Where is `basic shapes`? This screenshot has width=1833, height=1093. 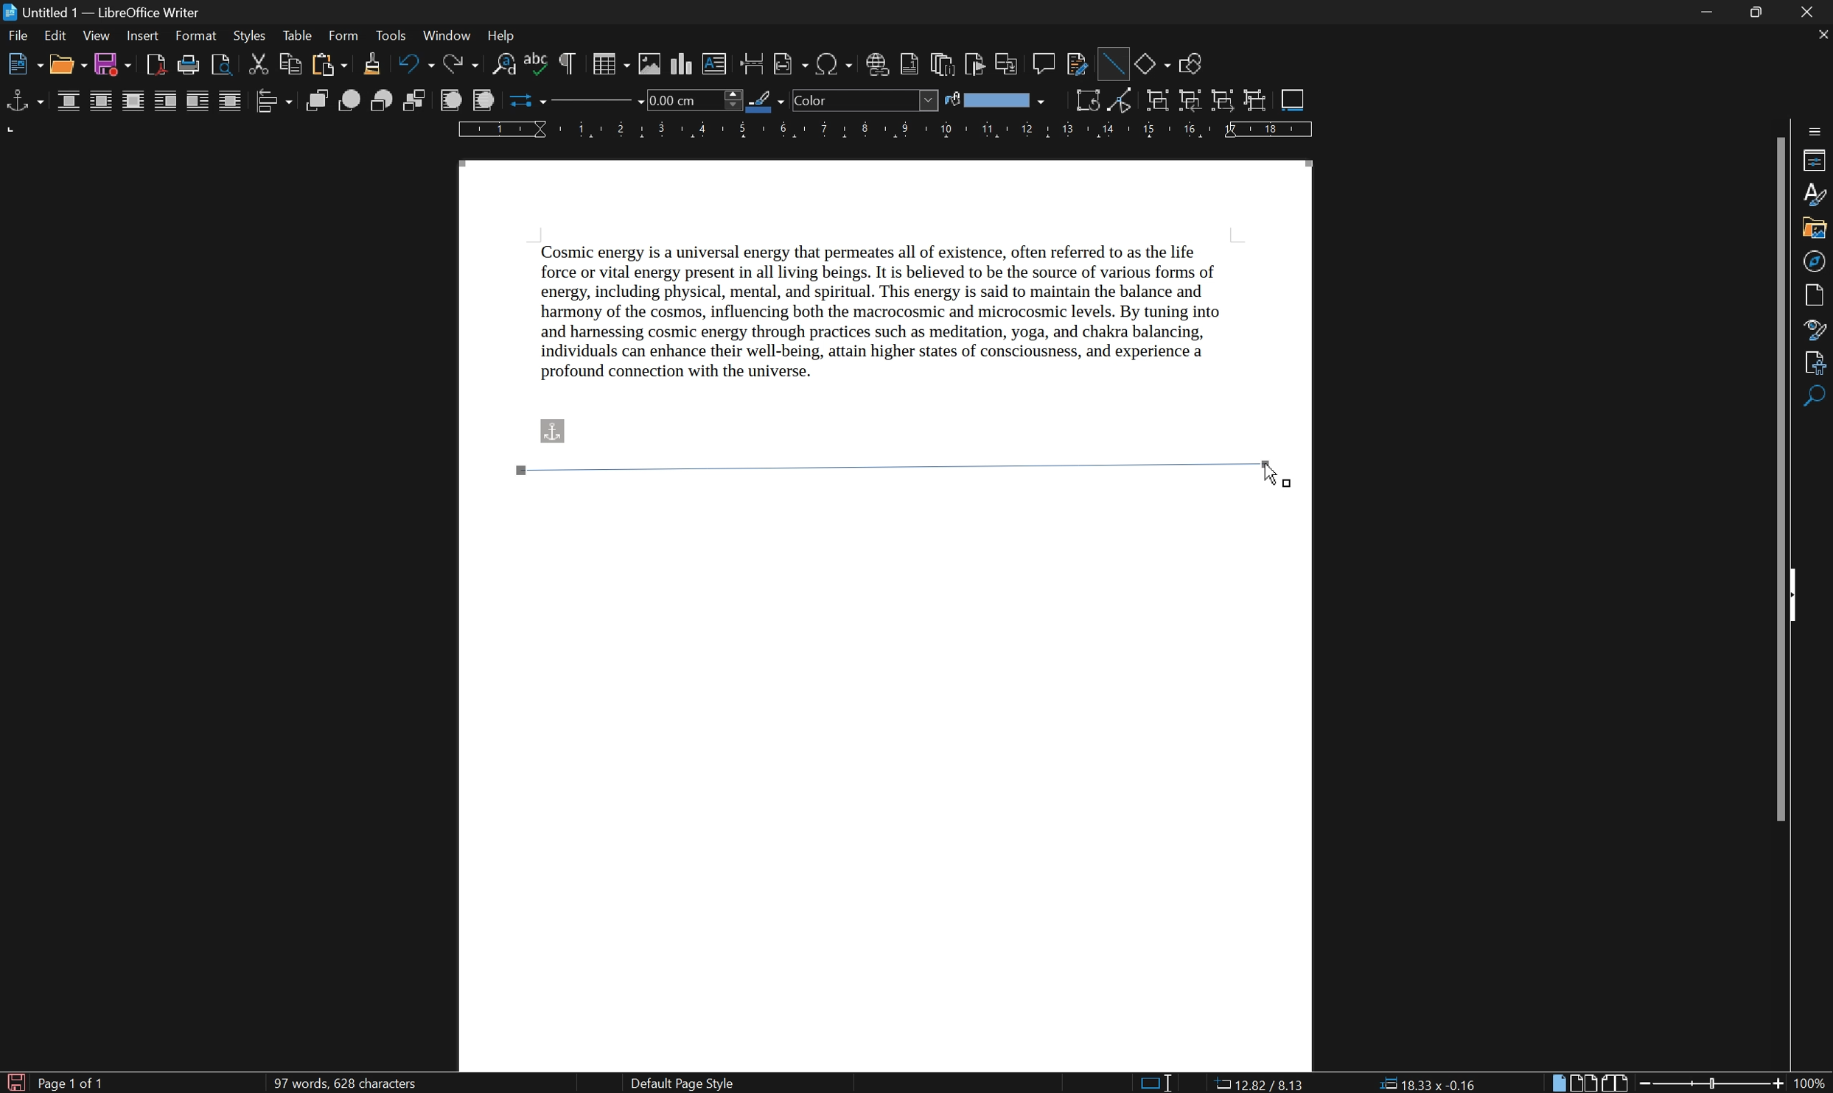 basic shapes is located at coordinates (1153, 63).